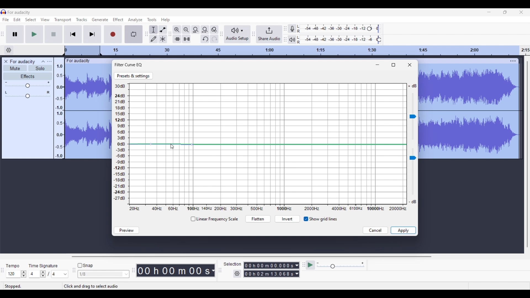  I want to click on Show interface in a smaller tab, so click(505, 12).